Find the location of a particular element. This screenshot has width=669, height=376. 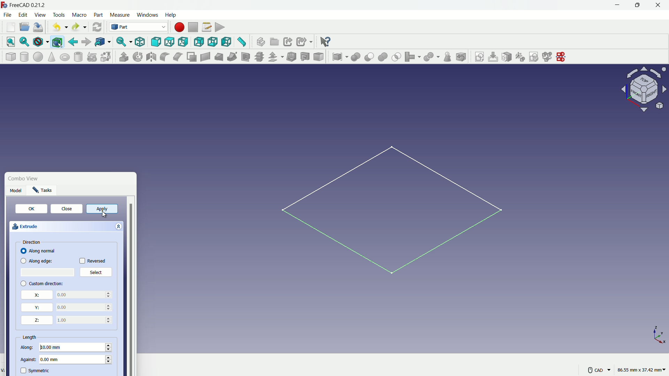

checkbox is located at coordinates (23, 283).